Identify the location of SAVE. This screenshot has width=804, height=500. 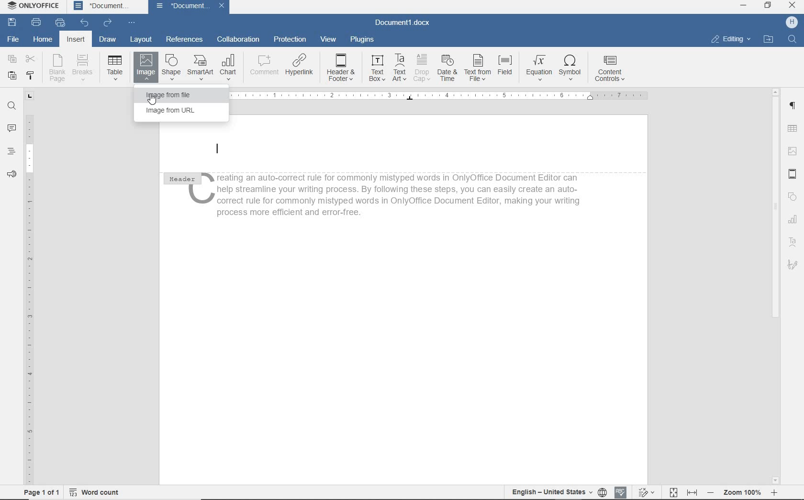
(13, 22).